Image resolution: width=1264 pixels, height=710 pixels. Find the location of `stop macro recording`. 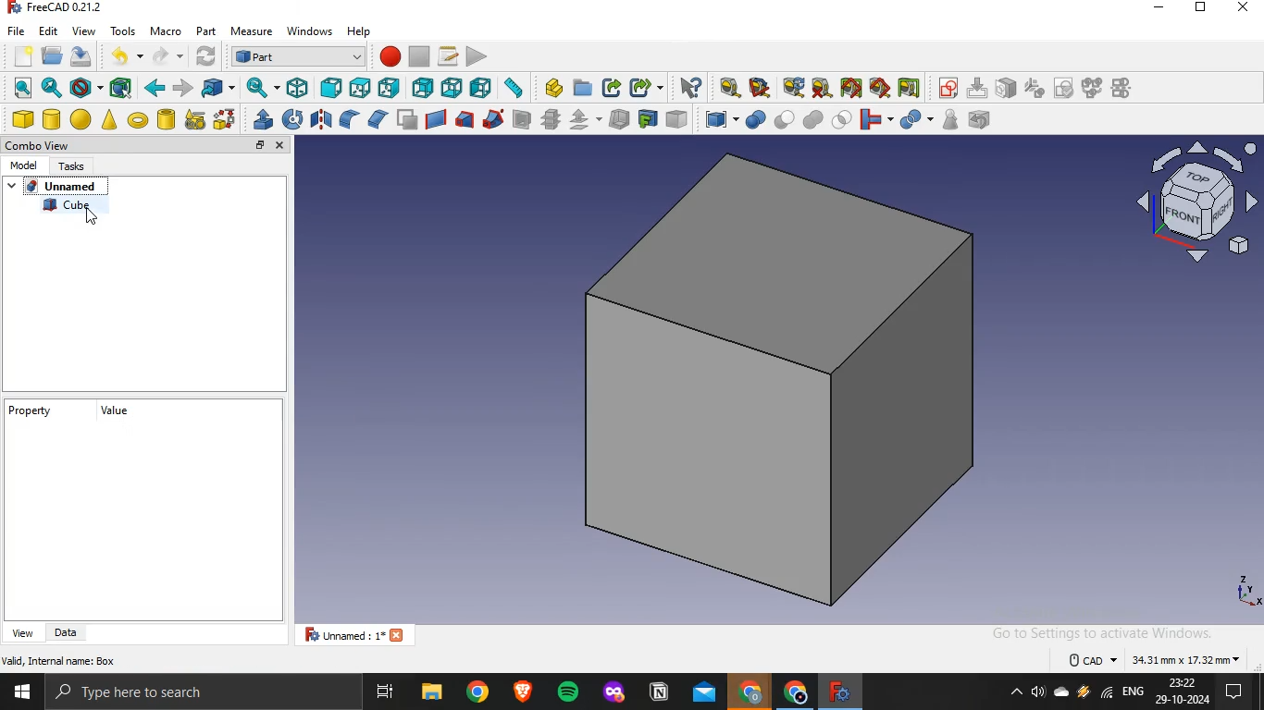

stop macro recording is located at coordinates (419, 56).